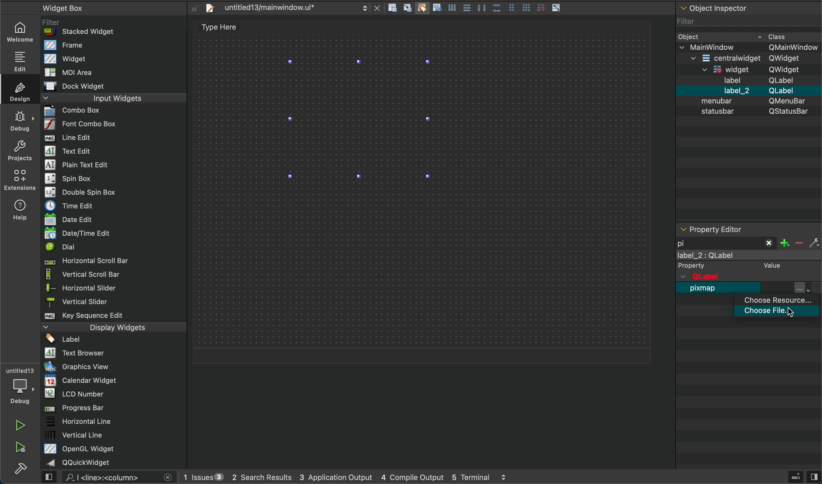 This screenshot has height=484, width=822. What do you see at coordinates (741, 277) in the screenshot?
I see `qobject` at bounding box center [741, 277].